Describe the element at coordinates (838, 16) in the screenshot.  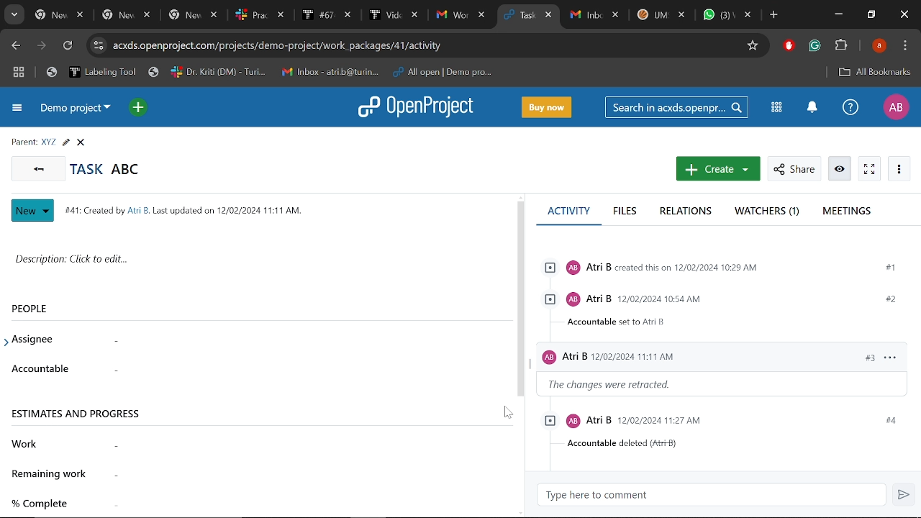
I see `Minimize` at that location.